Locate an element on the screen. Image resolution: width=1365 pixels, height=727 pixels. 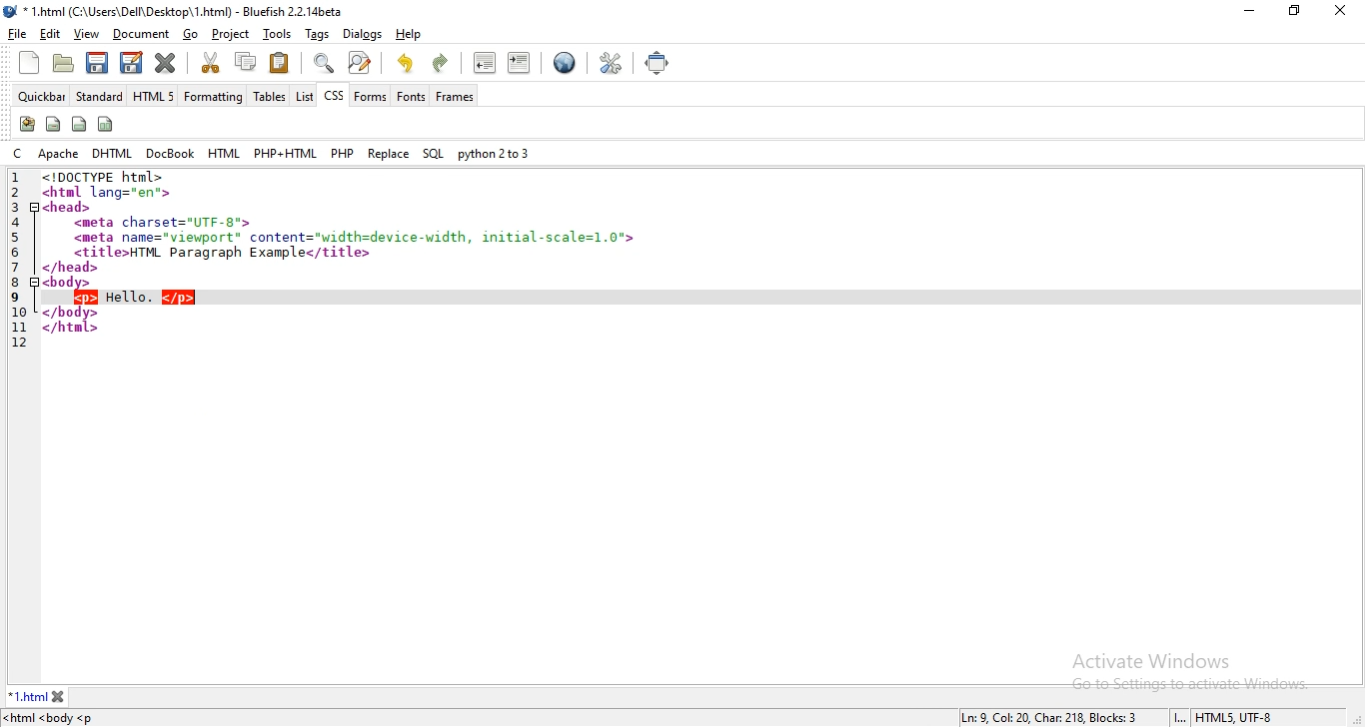
SQL is located at coordinates (434, 154).